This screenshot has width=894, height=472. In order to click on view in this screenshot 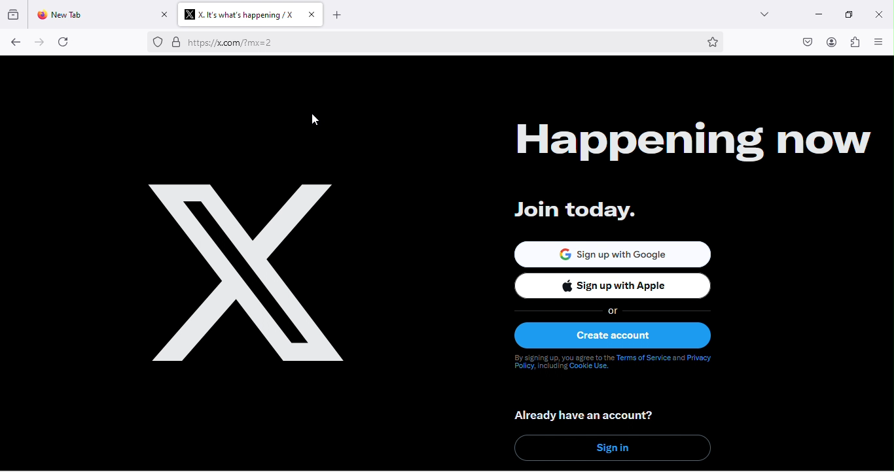, I will do `click(881, 44)`.